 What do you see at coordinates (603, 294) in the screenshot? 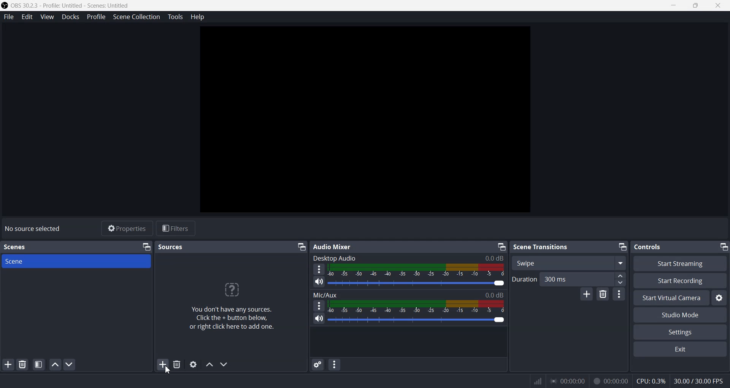
I see `Remove configuration transition` at bounding box center [603, 294].